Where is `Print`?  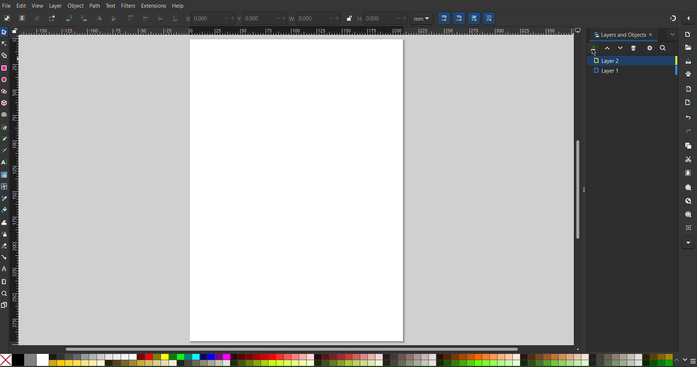
Print is located at coordinates (688, 74).